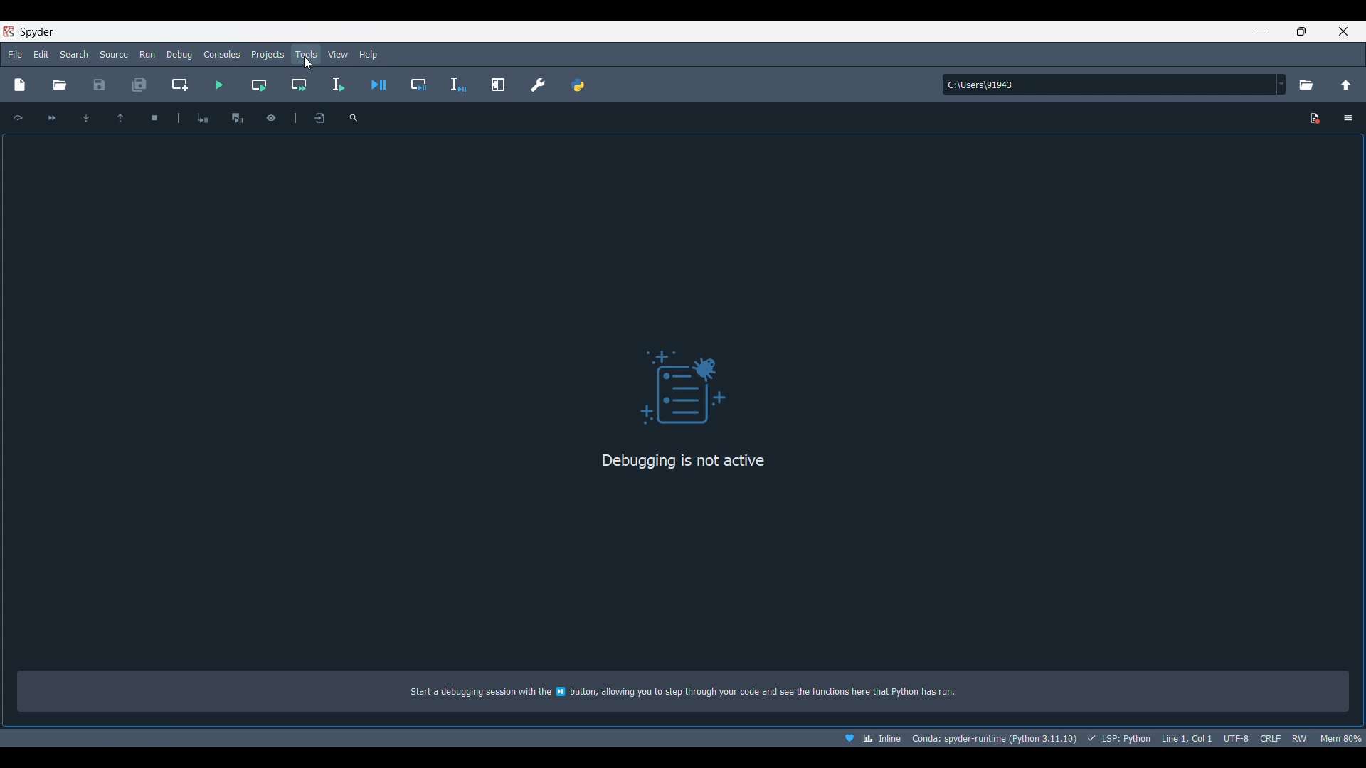 The height and width of the screenshot is (768, 1366). Describe the element at coordinates (1340, 738) in the screenshot. I see `Mem 80%` at that location.